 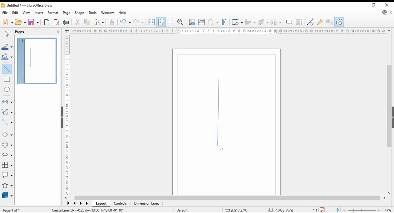 I want to click on show gluepoint functions, so click(x=320, y=22).